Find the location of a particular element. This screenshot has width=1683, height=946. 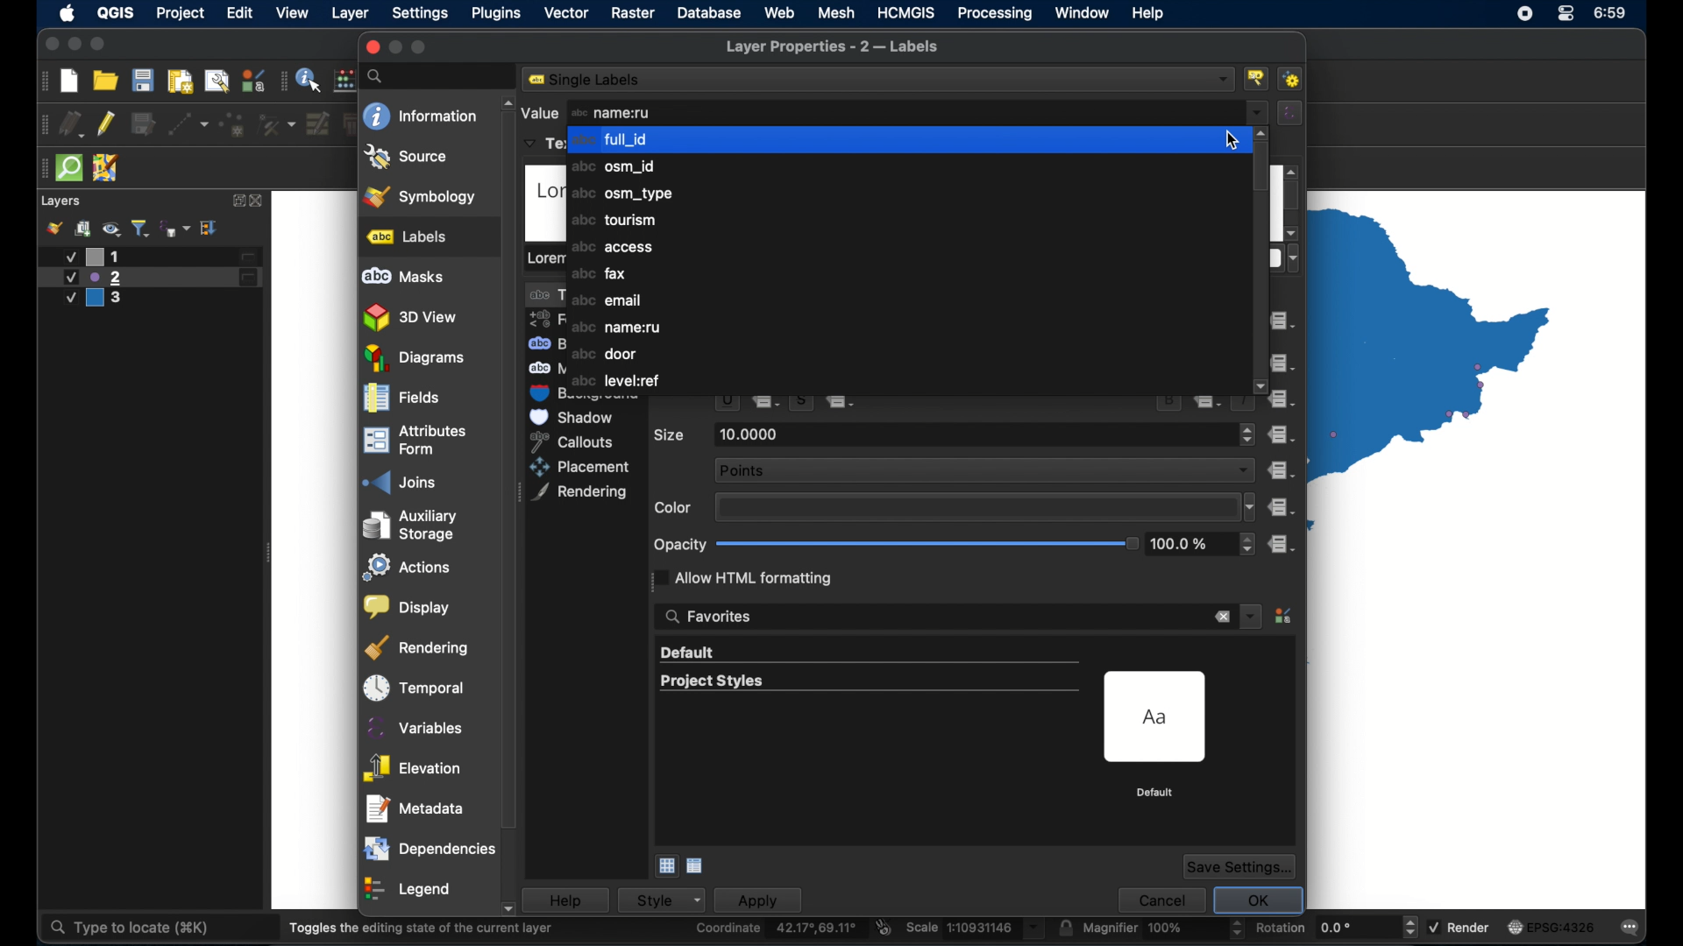

list view is located at coordinates (696, 866).